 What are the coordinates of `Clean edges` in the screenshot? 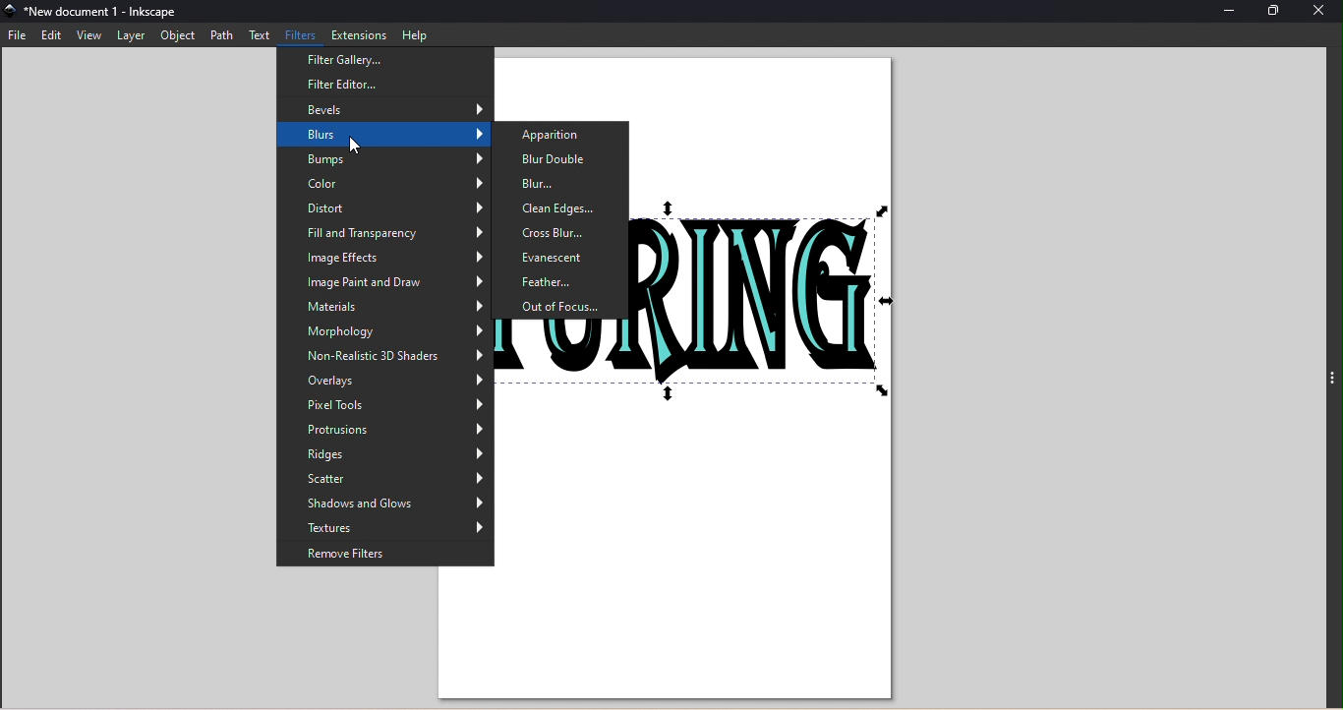 It's located at (556, 207).